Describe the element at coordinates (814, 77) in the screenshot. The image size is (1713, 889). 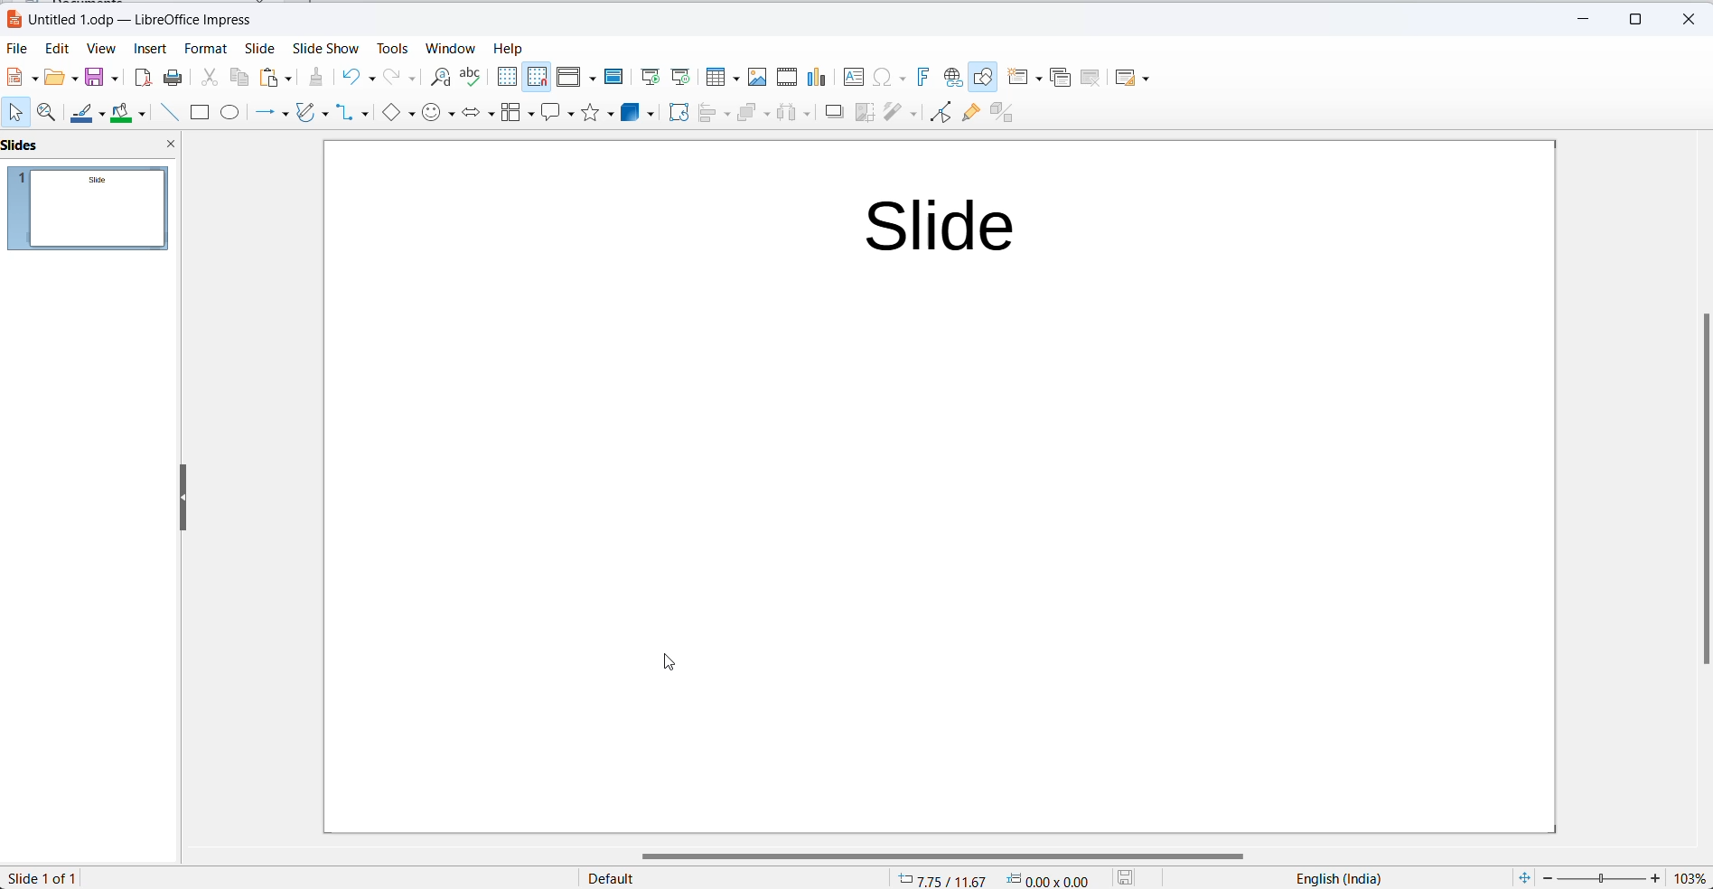
I see `insert chart` at that location.